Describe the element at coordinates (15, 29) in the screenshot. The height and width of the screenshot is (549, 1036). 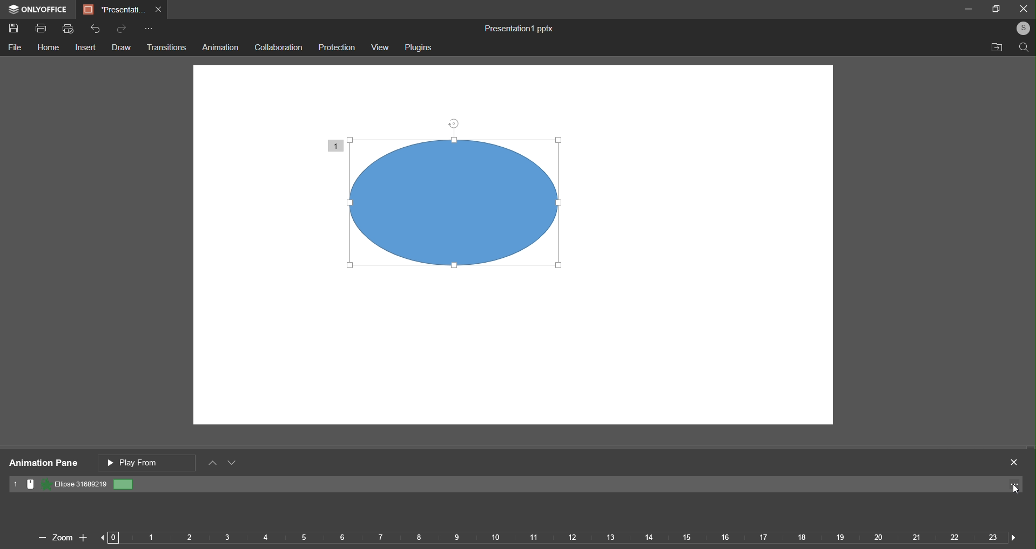
I see `Save` at that location.